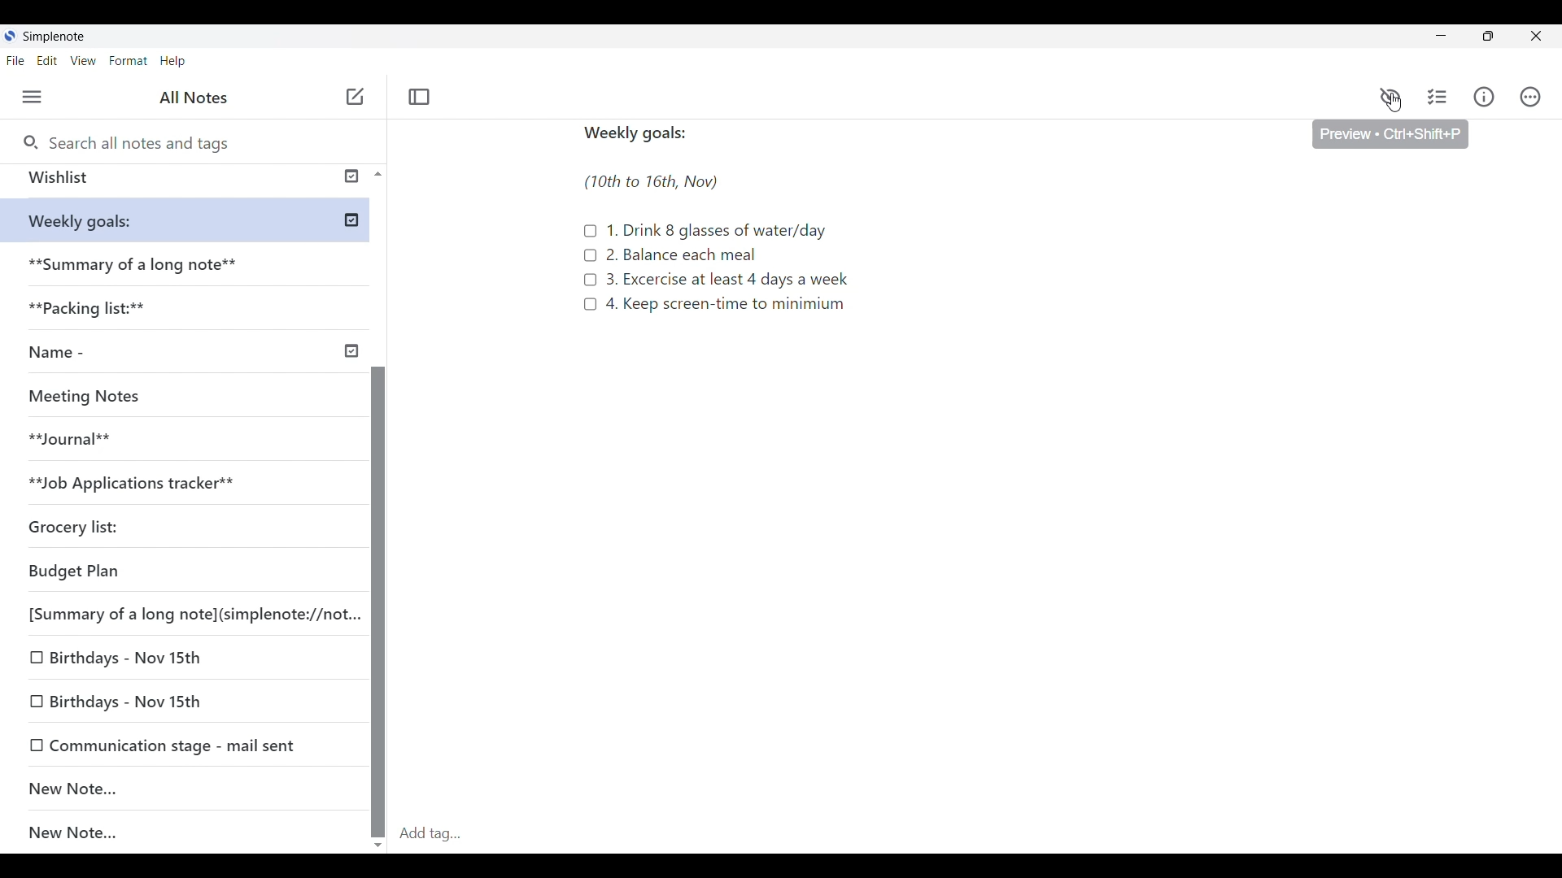 Image resolution: width=1562 pixels, height=878 pixels. I want to click on Wishlist, so click(180, 181).